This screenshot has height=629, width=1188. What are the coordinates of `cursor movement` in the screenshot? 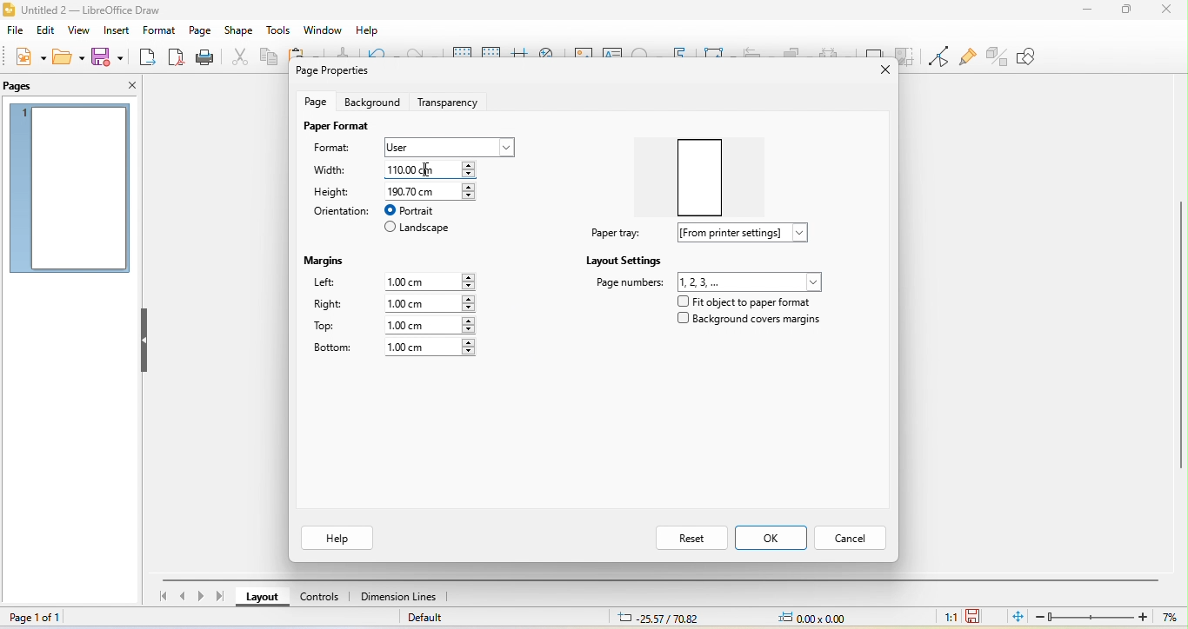 It's located at (427, 169).